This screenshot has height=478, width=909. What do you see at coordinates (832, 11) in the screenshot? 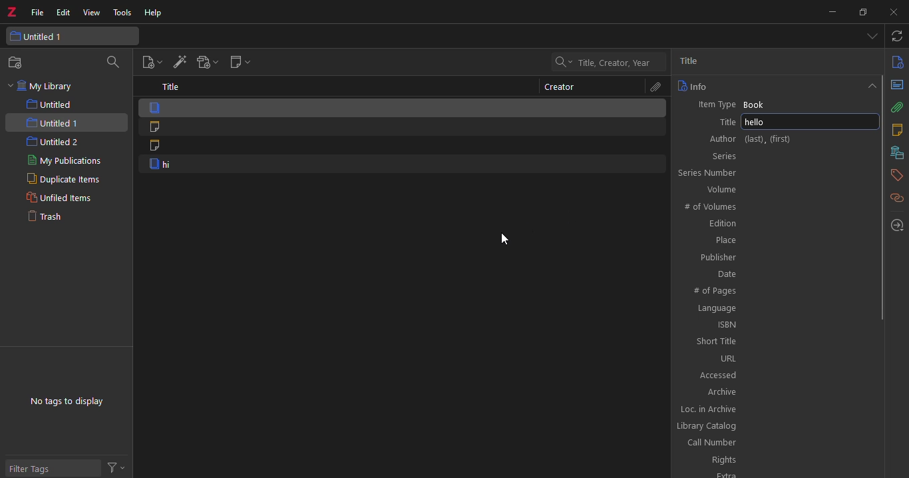
I see `minimize` at bounding box center [832, 11].